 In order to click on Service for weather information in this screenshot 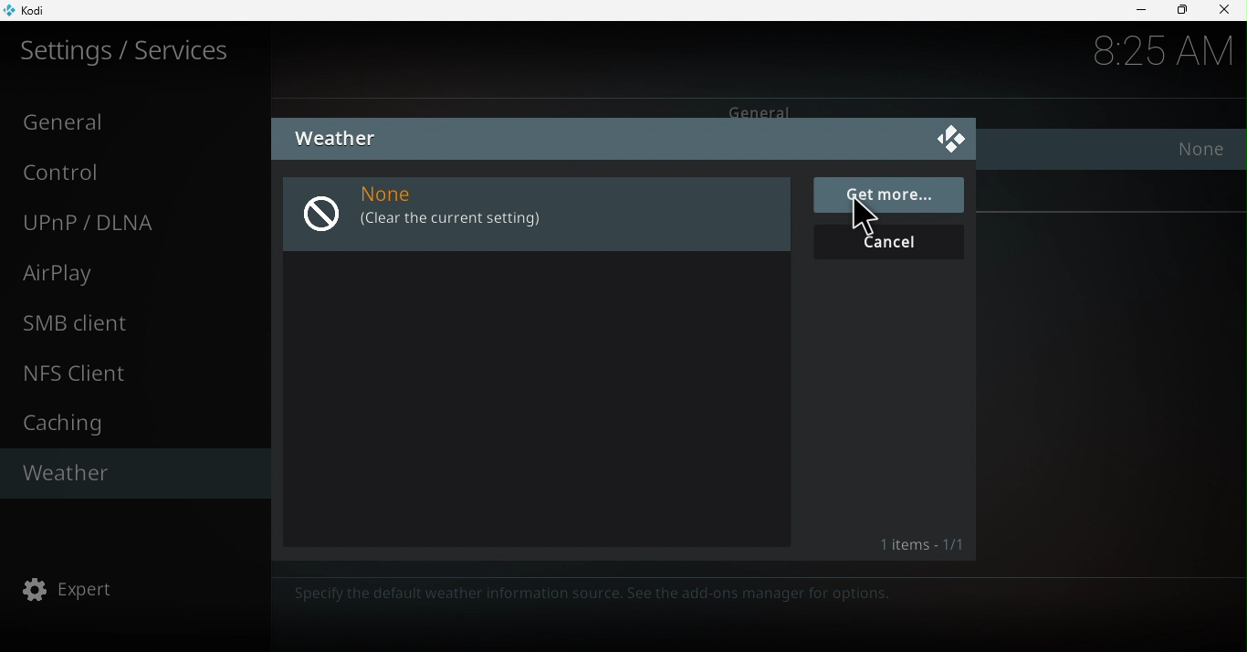, I will do `click(1122, 148)`.